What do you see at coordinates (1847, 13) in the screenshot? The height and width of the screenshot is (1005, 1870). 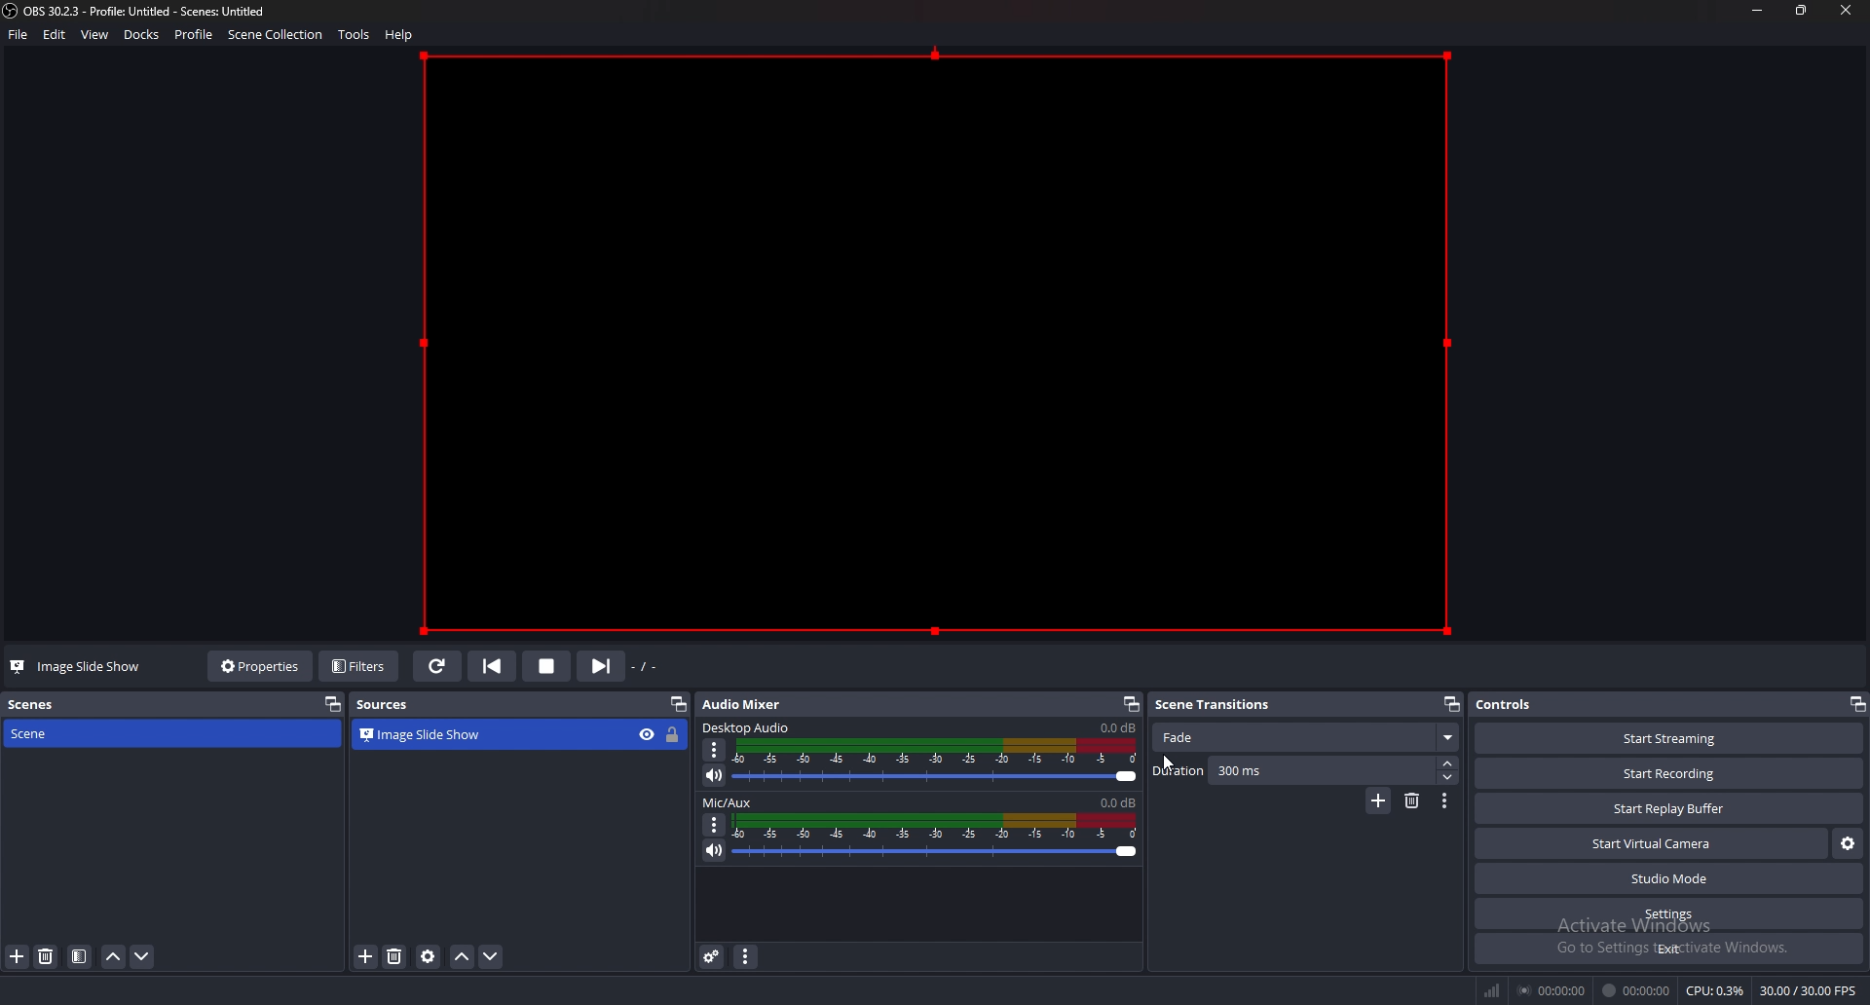 I see `close` at bounding box center [1847, 13].